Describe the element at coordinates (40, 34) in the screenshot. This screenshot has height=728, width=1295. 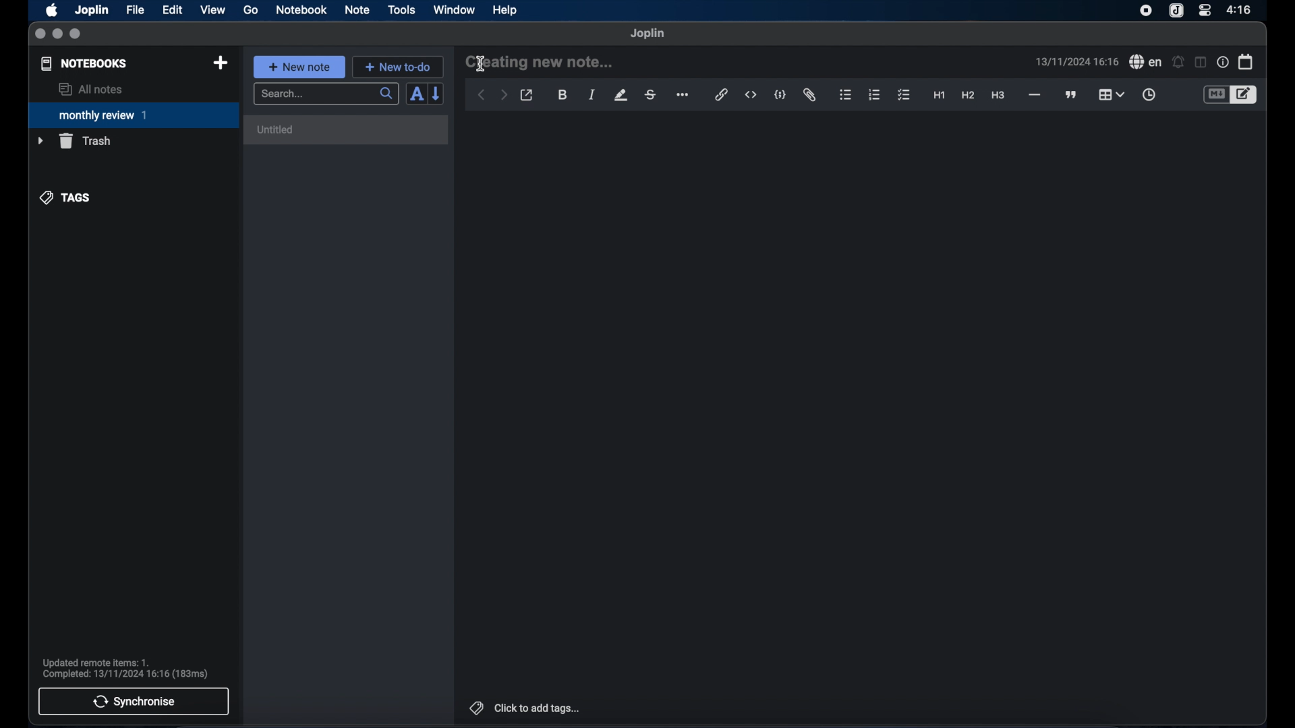
I see `close` at that location.